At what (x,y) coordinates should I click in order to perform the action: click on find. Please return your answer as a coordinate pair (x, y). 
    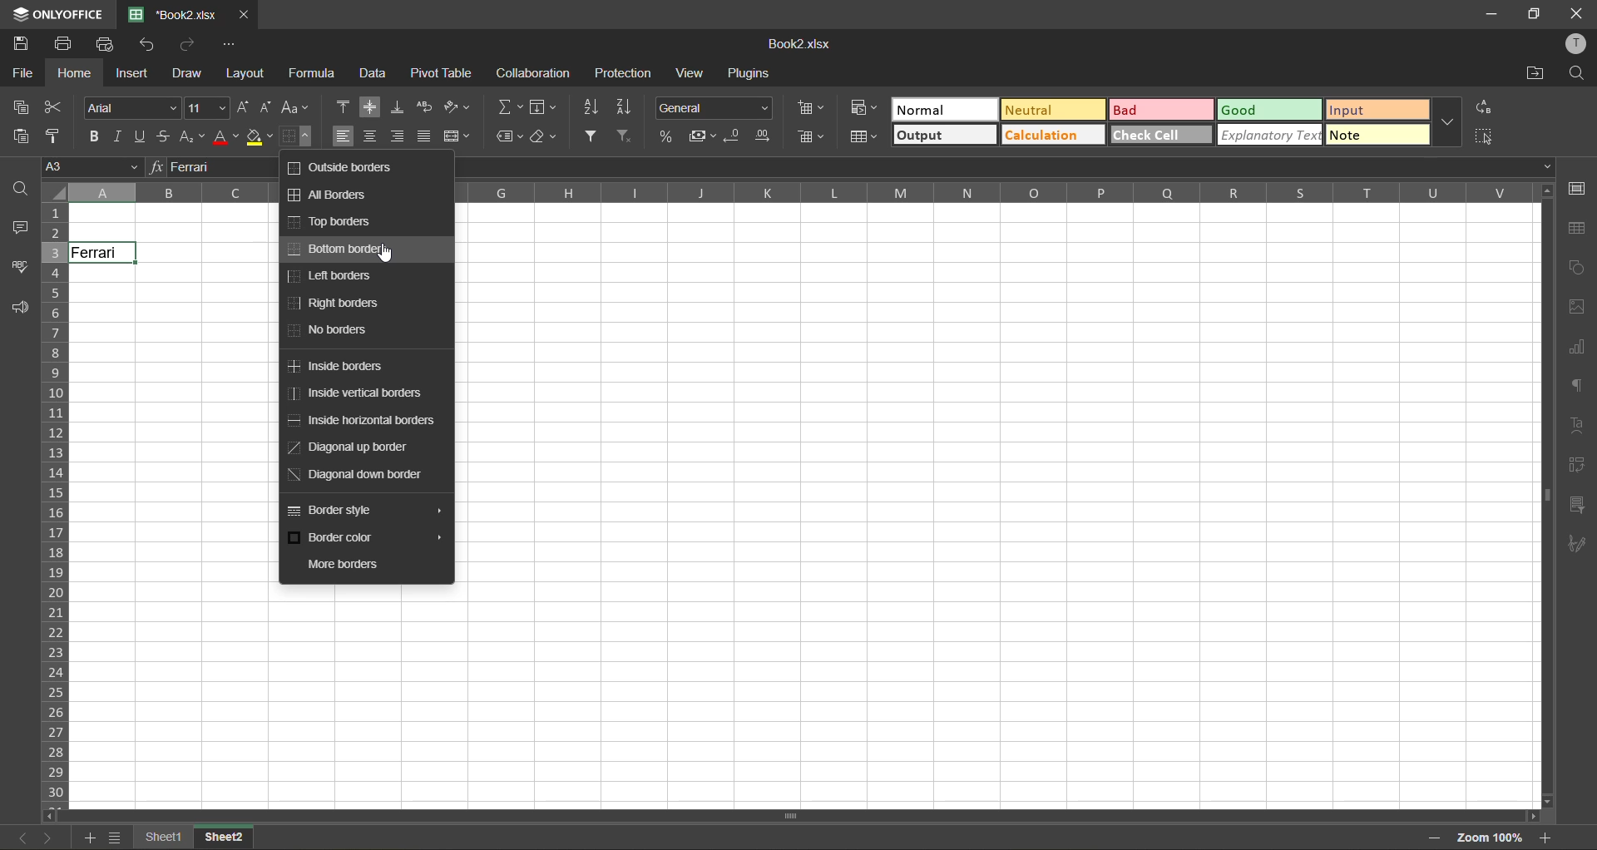
    Looking at the image, I should click on (1580, 75).